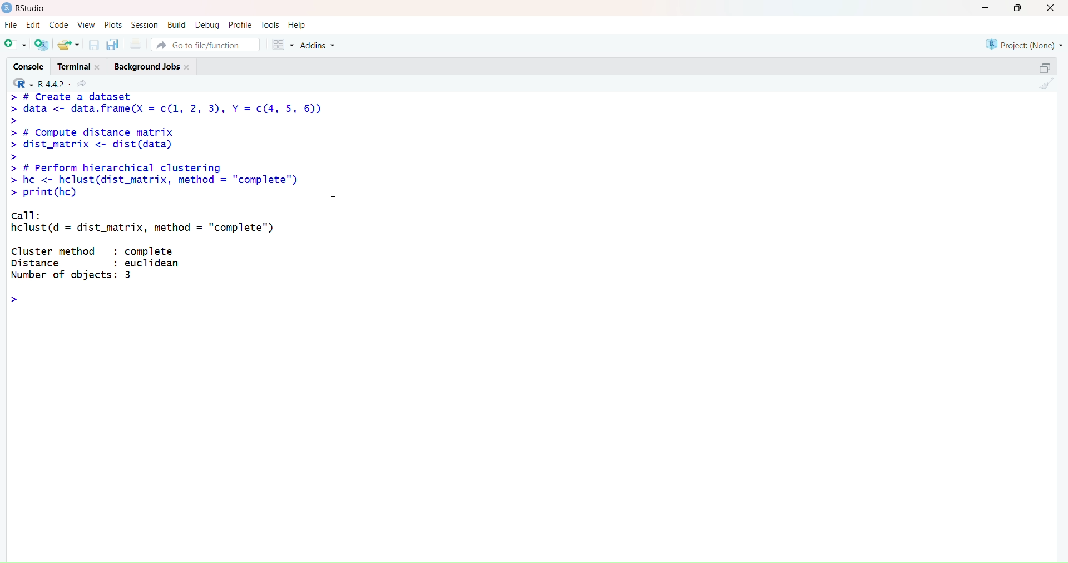  Describe the element at coordinates (18, 299) in the screenshot. I see `Prompt cursor` at that location.